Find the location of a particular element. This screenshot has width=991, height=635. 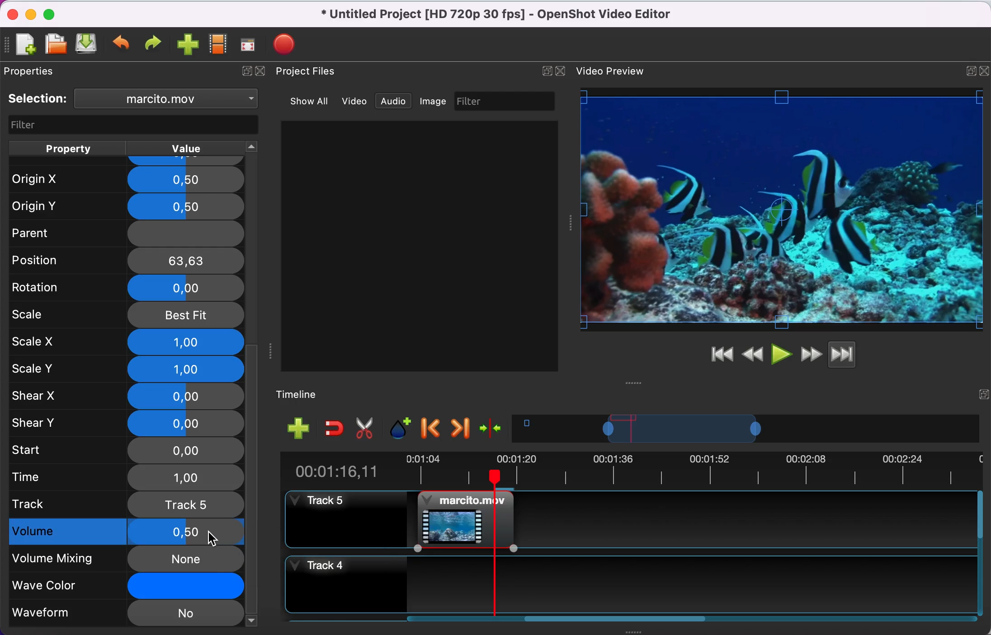

track 5 is located at coordinates (342, 518).